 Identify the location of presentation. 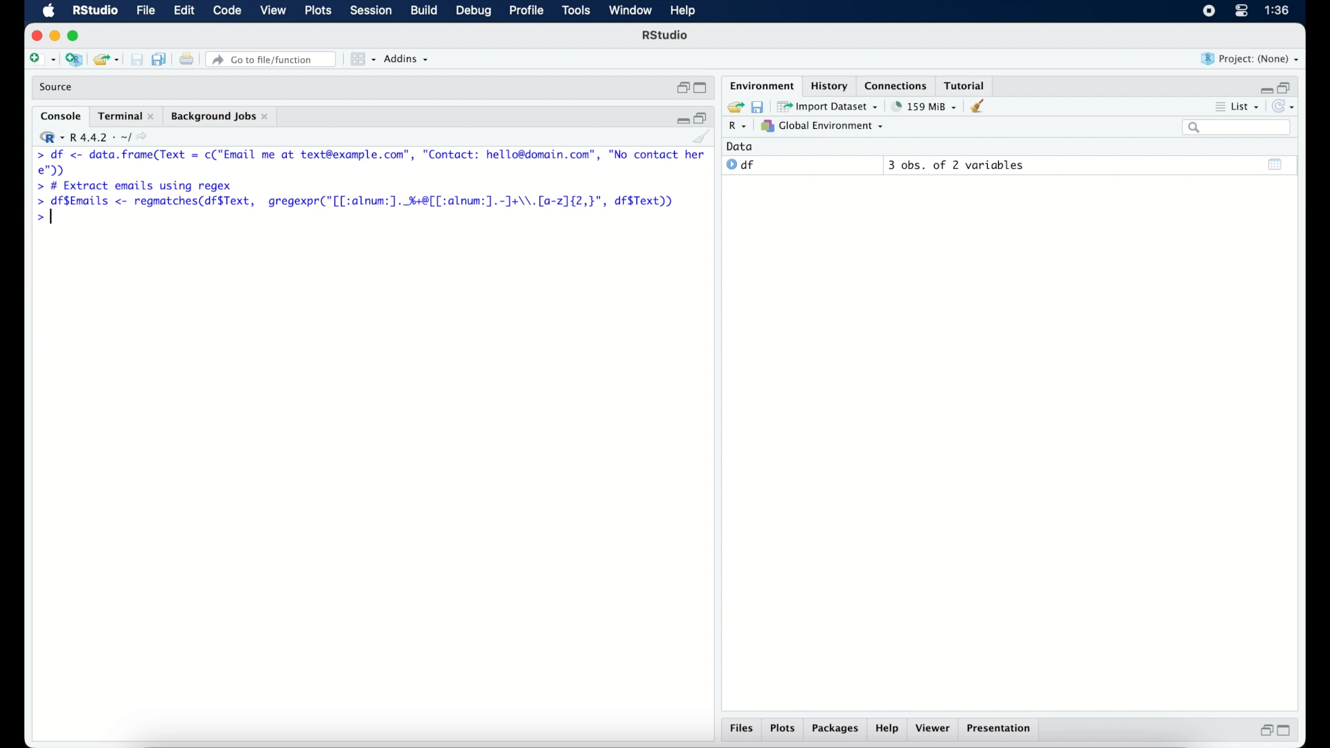
(1001, 730).